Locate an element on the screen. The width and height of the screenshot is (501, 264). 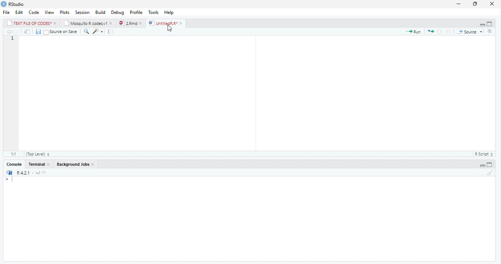
Console is located at coordinates (14, 164).